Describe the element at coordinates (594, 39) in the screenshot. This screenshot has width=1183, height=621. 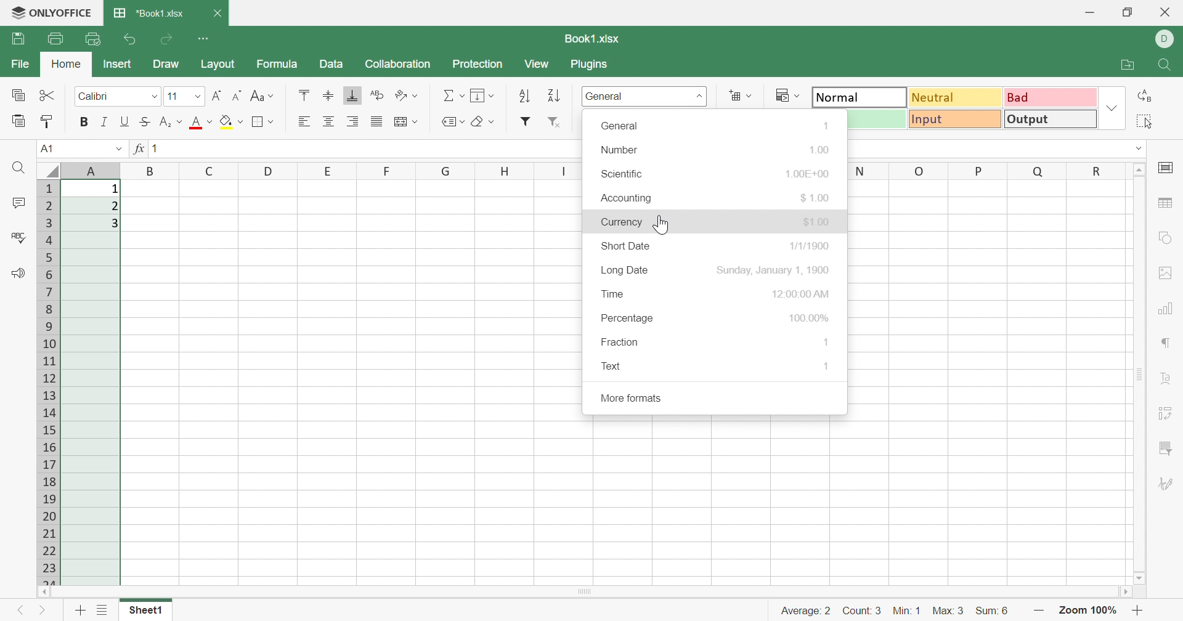
I see `Book1.xlsx` at that location.